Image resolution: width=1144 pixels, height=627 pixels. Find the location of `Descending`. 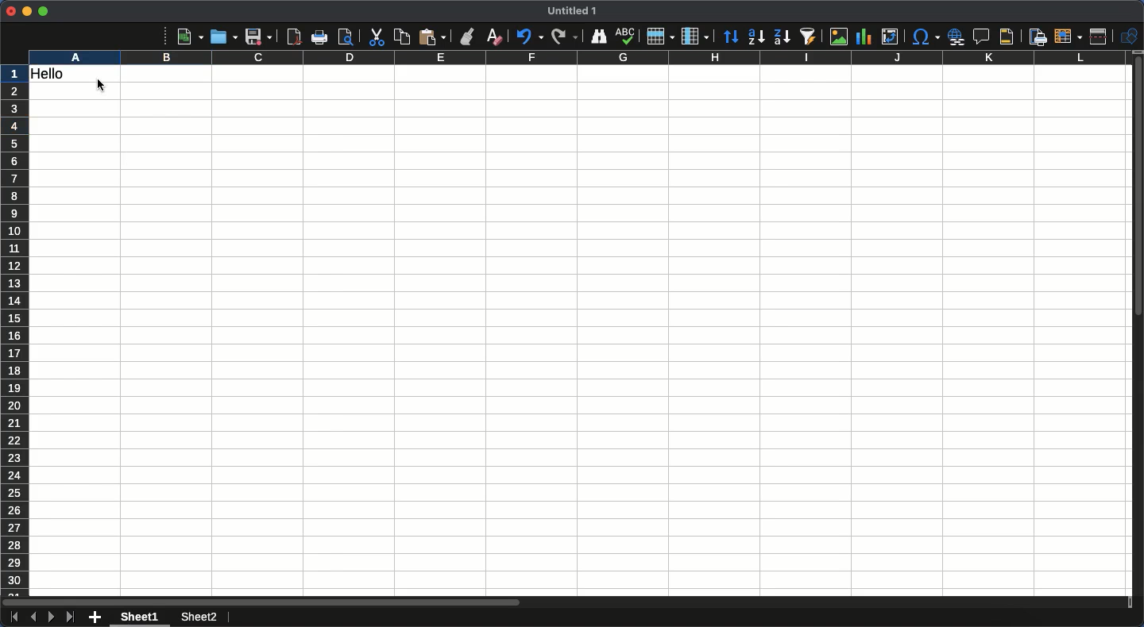

Descending is located at coordinates (781, 37).